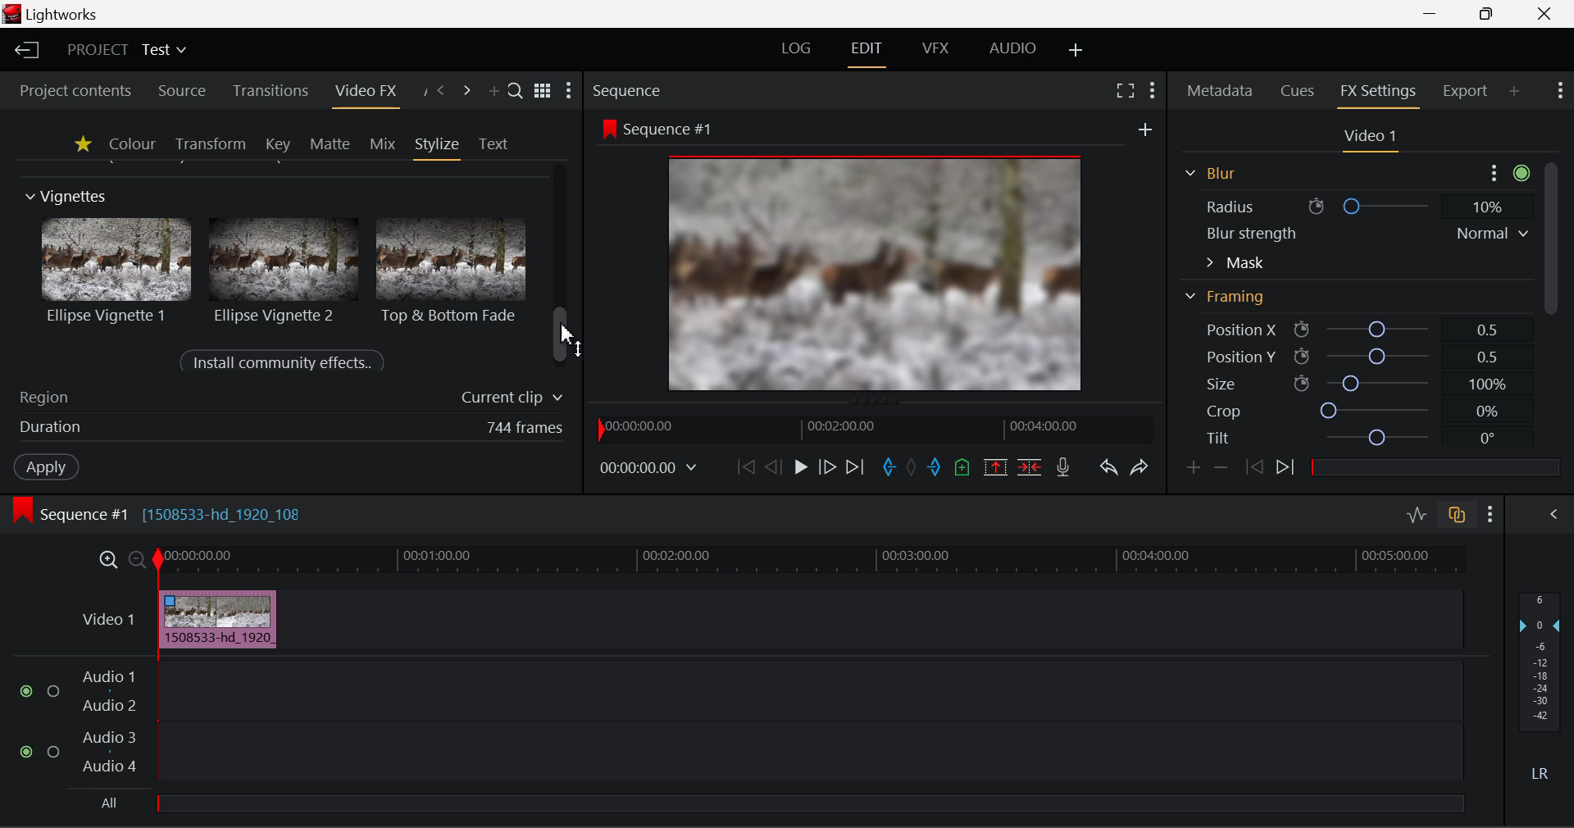 The width and height of the screenshot is (1574, 828). Describe the element at coordinates (852, 256) in the screenshot. I see `Effect Visible in Preview` at that location.